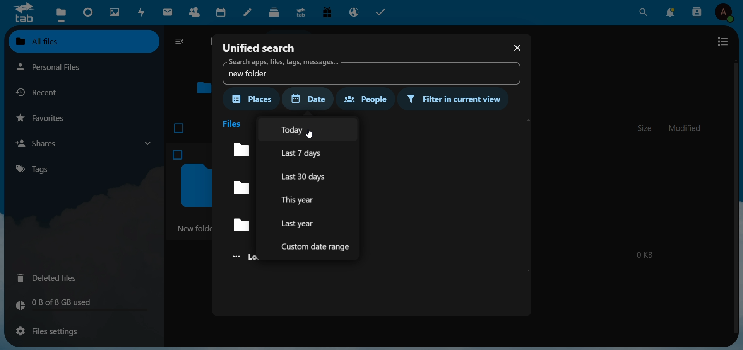 The height and width of the screenshot is (350, 743). What do you see at coordinates (317, 247) in the screenshot?
I see `custom data range` at bounding box center [317, 247].